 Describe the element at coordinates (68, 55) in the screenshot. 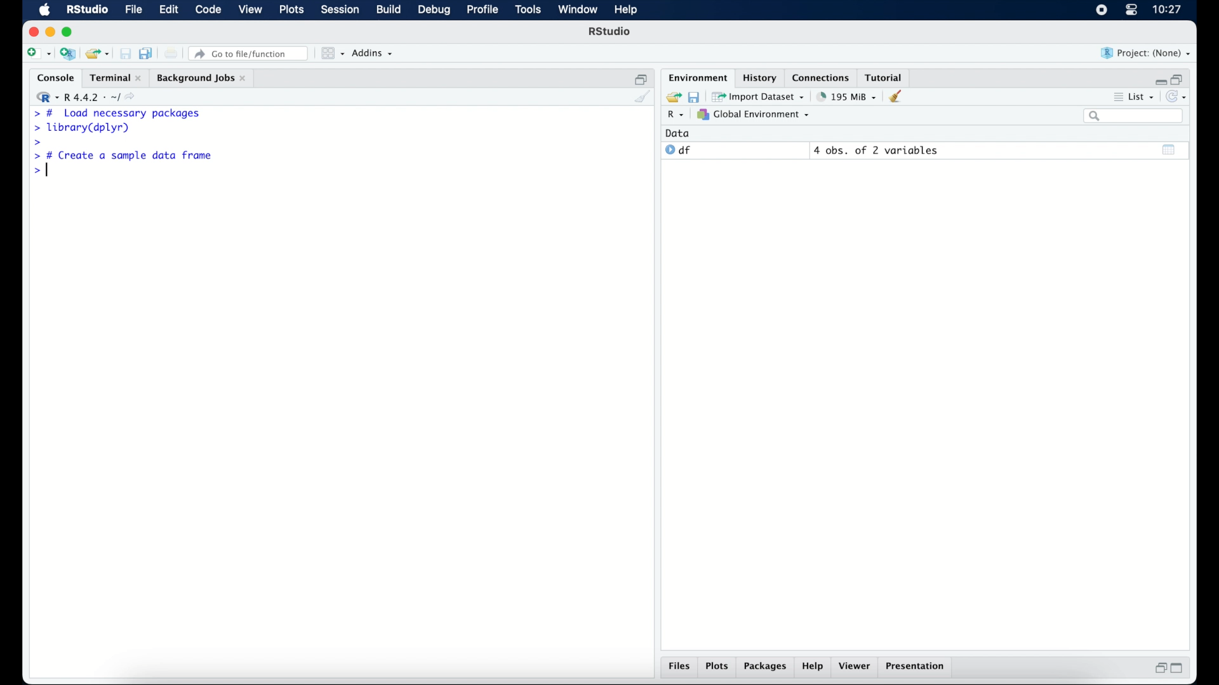

I see `create new project` at that location.